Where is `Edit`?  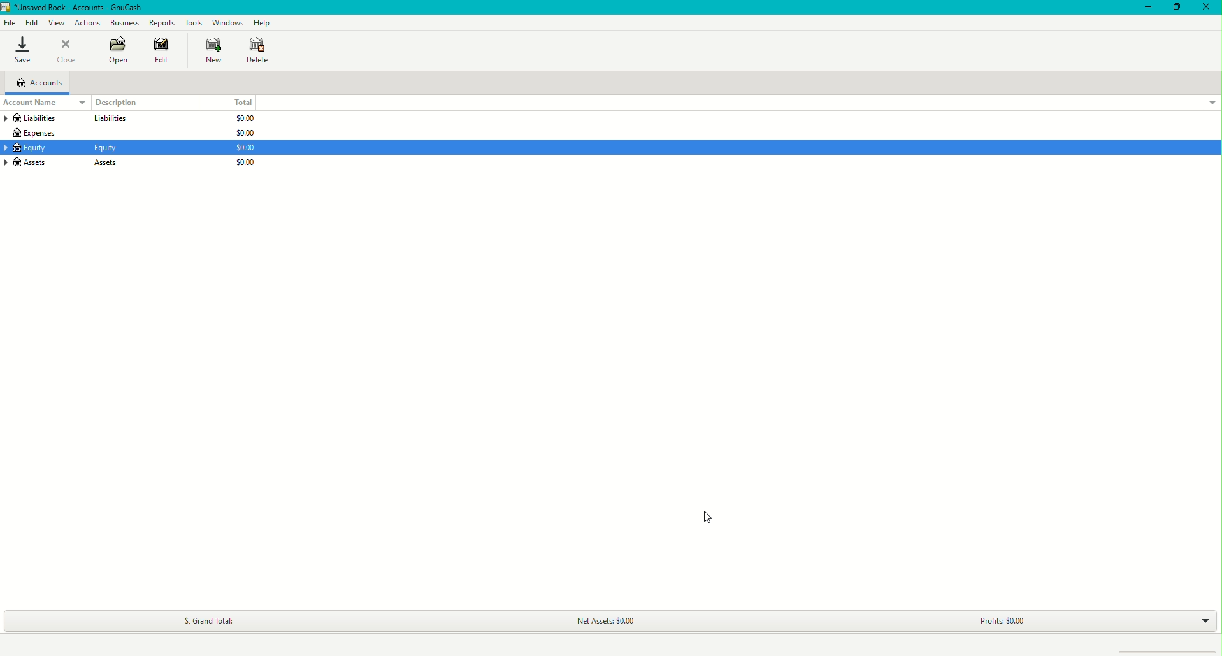
Edit is located at coordinates (30, 21).